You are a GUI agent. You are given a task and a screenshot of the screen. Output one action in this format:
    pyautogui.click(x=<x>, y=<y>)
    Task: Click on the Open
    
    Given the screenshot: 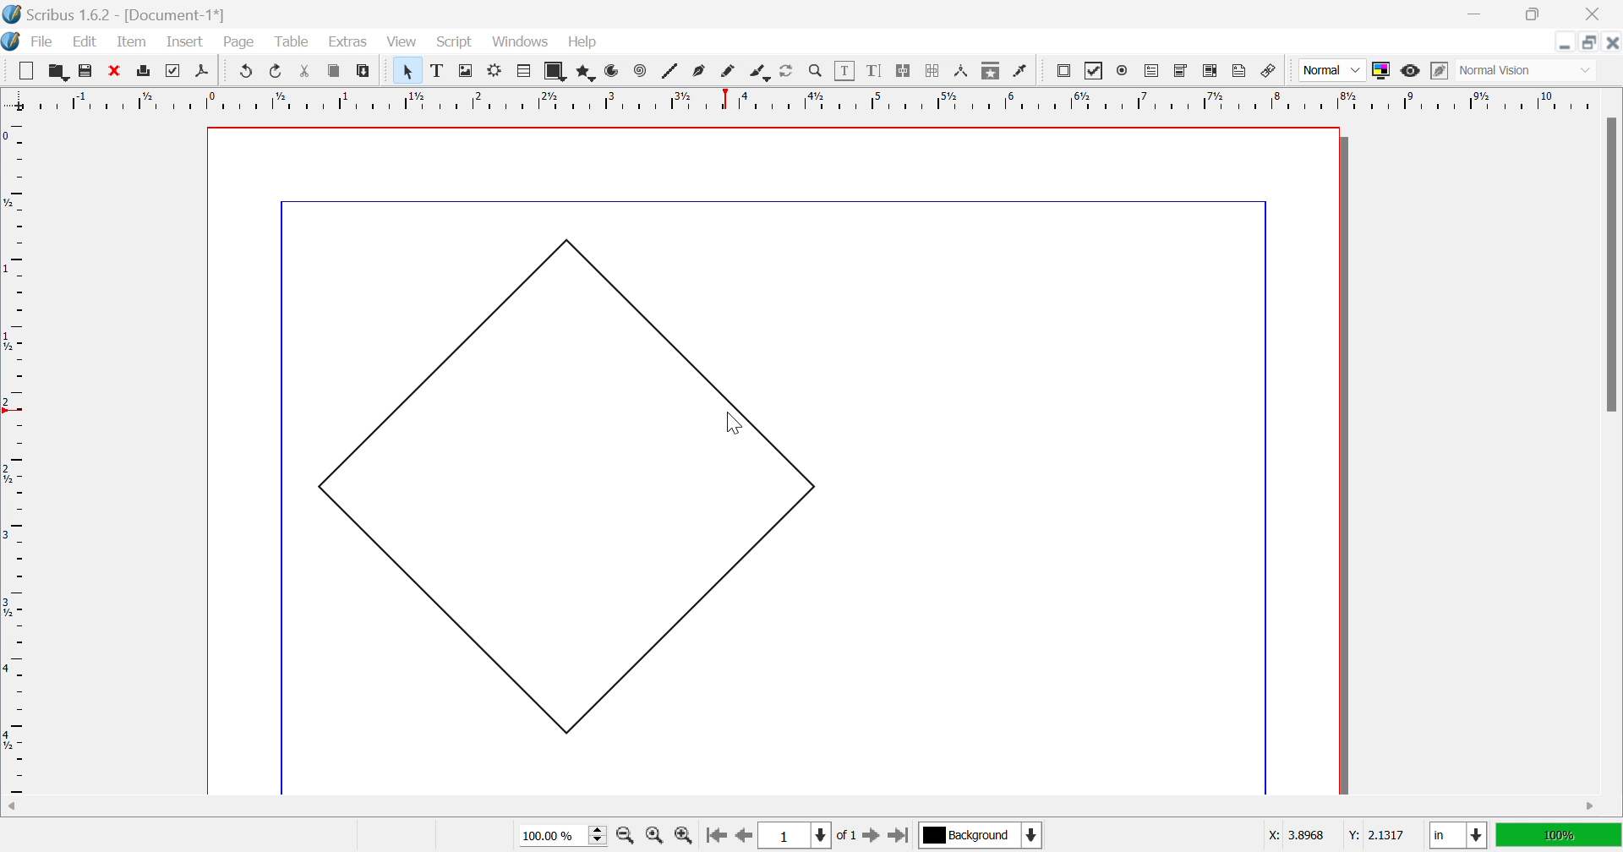 What is the action you would take?
    pyautogui.click(x=58, y=70)
    